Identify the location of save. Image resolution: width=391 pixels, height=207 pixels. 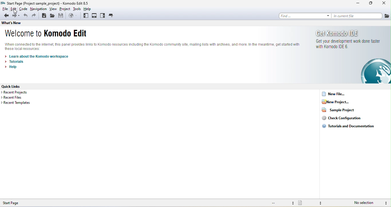
(61, 16).